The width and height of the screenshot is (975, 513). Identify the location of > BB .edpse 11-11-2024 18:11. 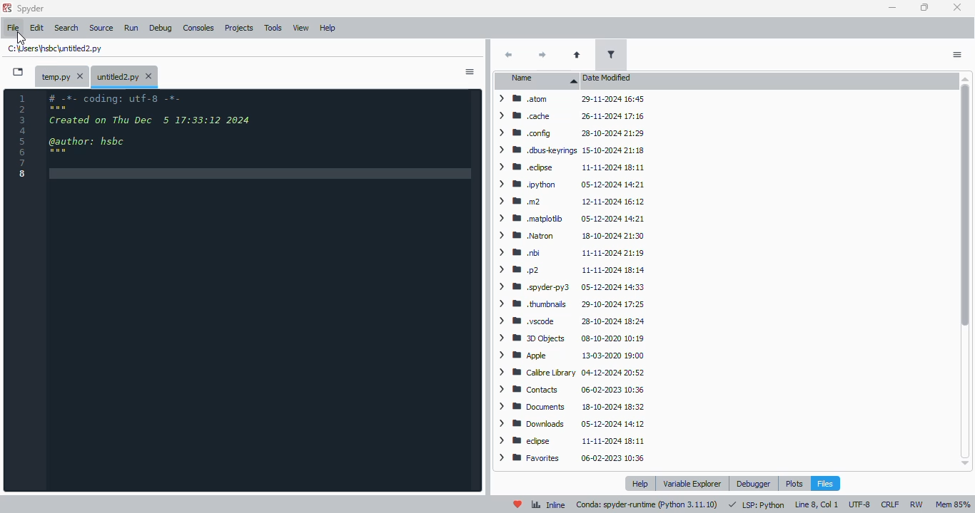
(572, 166).